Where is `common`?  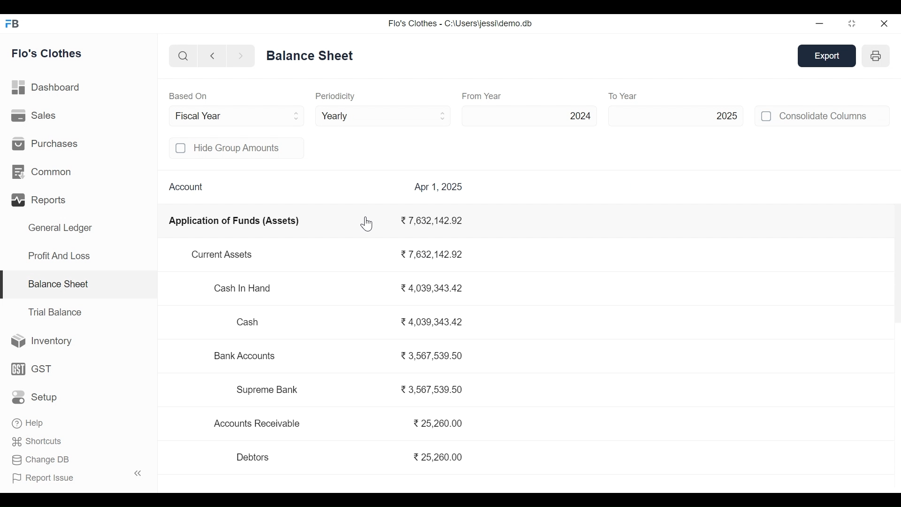
common is located at coordinates (44, 172).